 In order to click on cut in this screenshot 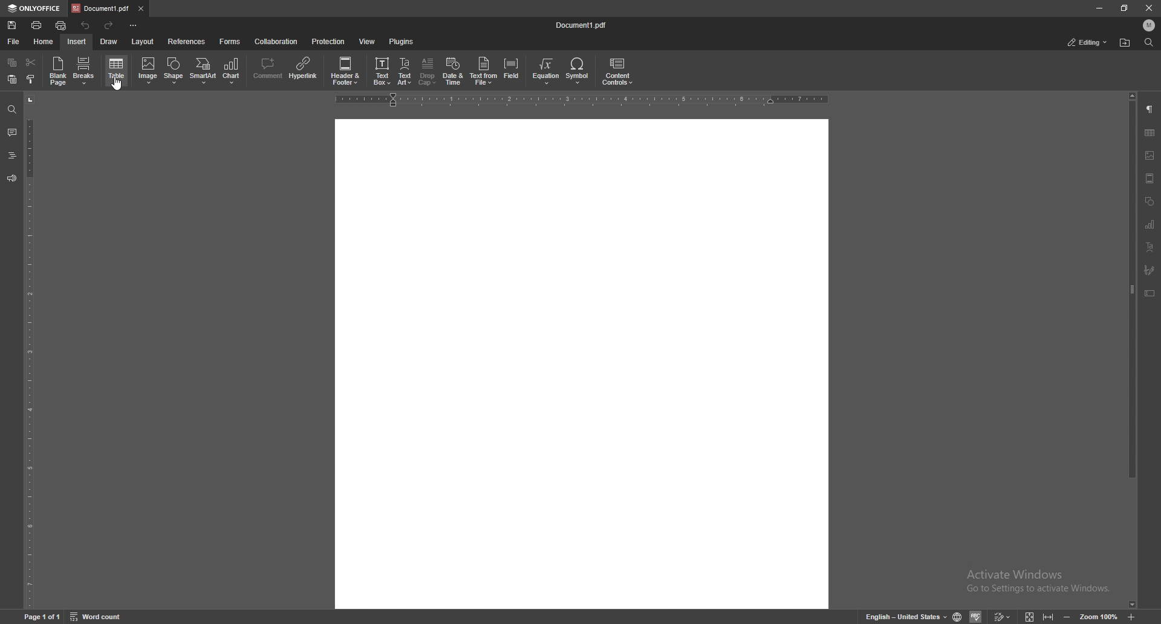, I will do `click(30, 62)`.